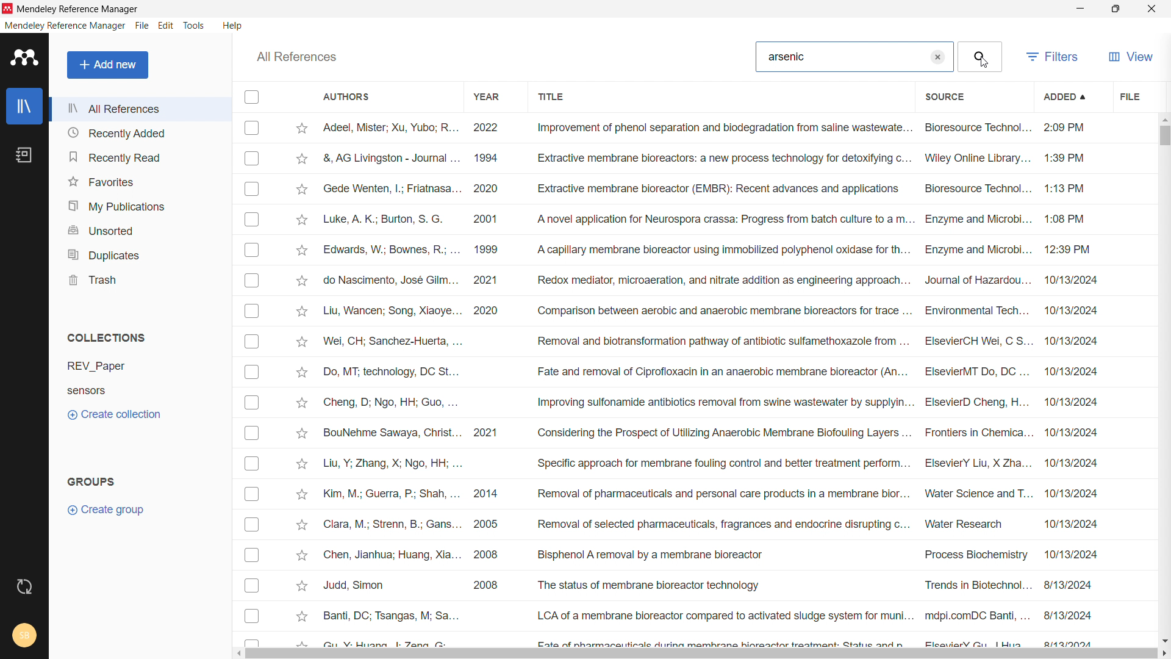 This screenshot has width=1171, height=659. What do you see at coordinates (301, 586) in the screenshot?
I see `Add to favorites` at bounding box center [301, 586].